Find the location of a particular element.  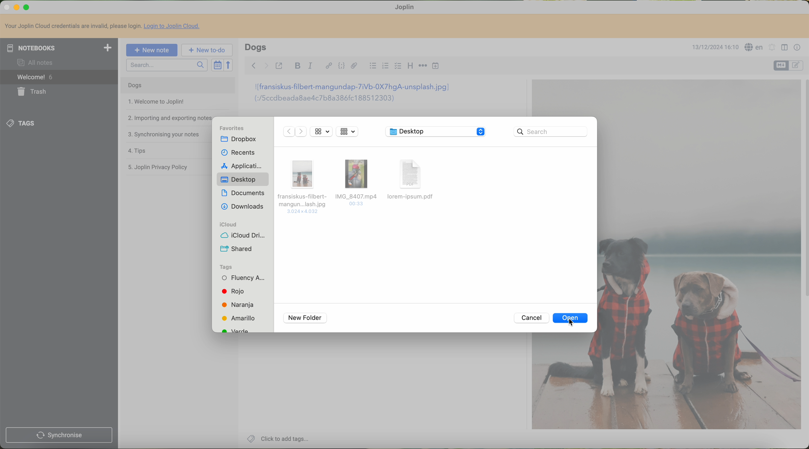

importing and exporting notes is located at coordinates (169, 117).